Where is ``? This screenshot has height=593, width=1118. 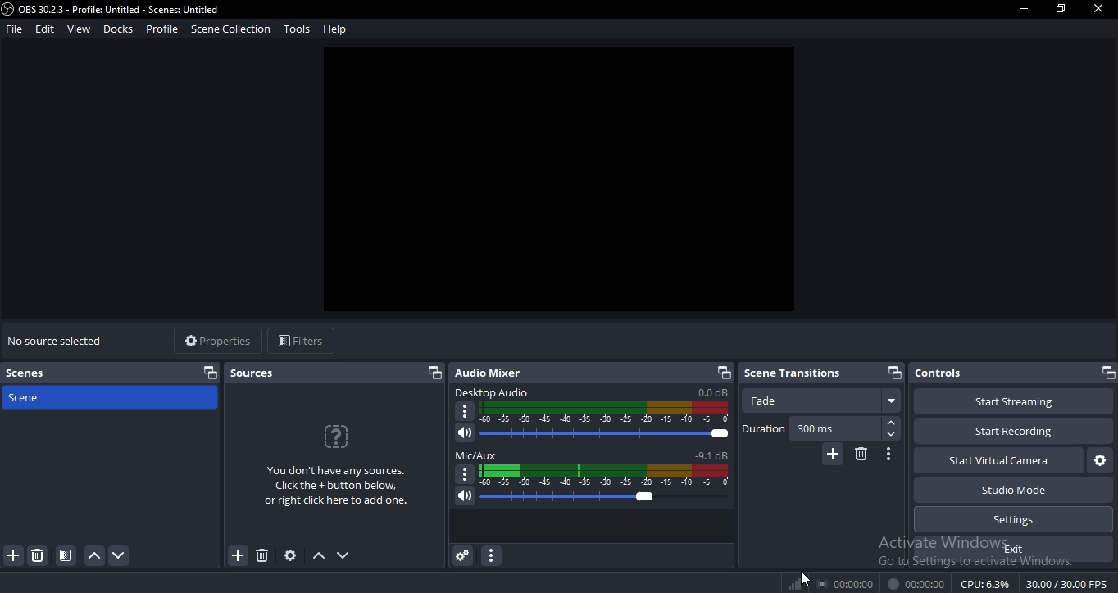
 is located at coordinates (889, 455).